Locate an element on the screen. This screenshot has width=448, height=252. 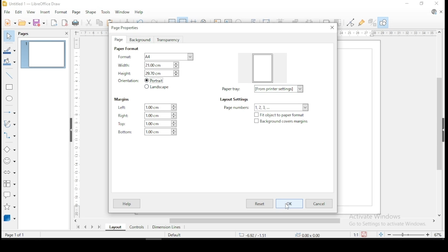
Default is located at coordinates (177, 234).